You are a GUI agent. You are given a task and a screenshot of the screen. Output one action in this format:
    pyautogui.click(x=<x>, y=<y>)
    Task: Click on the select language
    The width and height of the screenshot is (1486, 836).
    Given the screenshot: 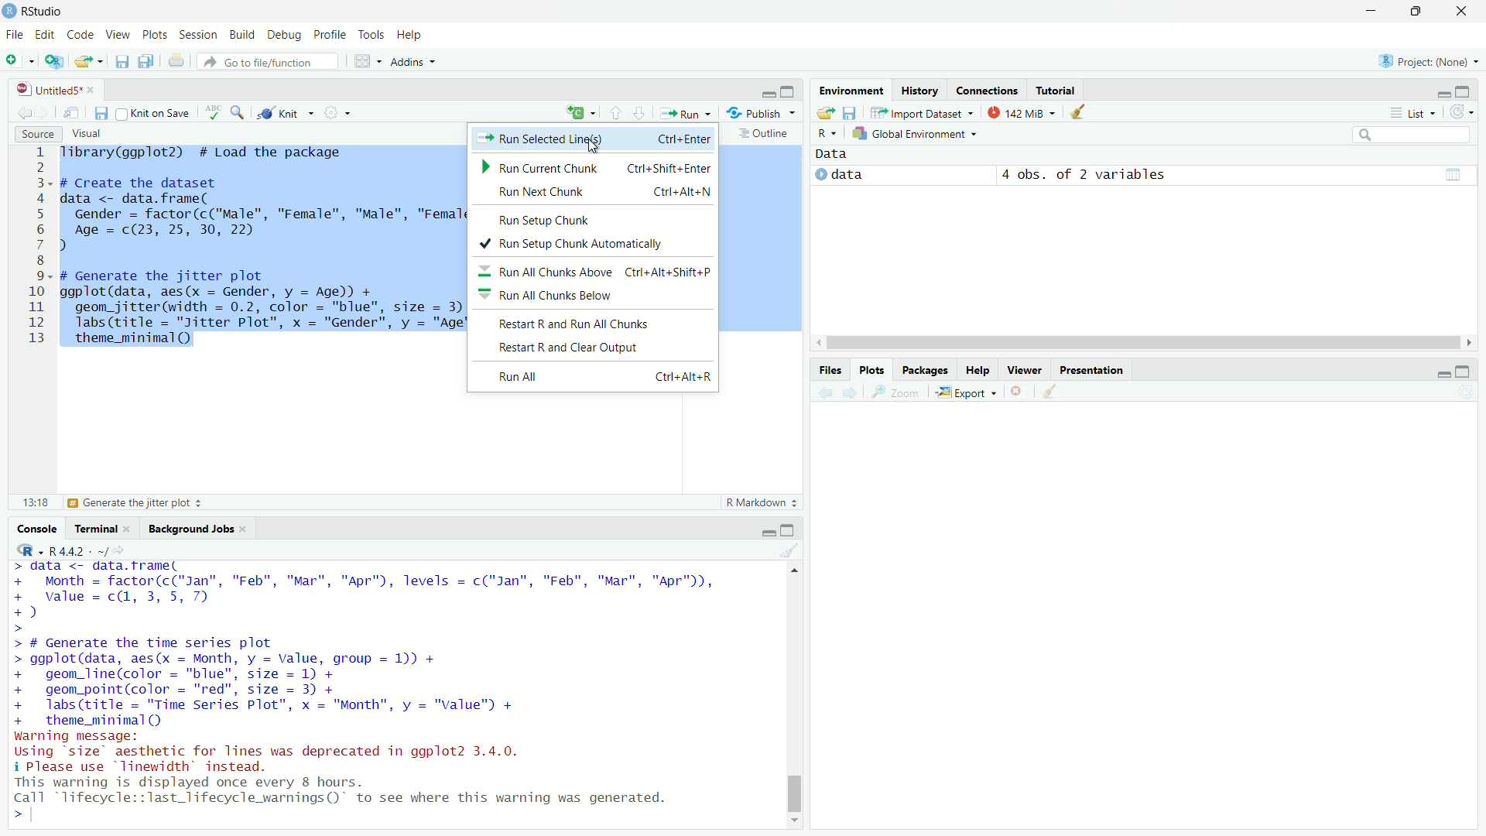 What is the action you would take?
    pyautogui.click(x=825, y=135)
    